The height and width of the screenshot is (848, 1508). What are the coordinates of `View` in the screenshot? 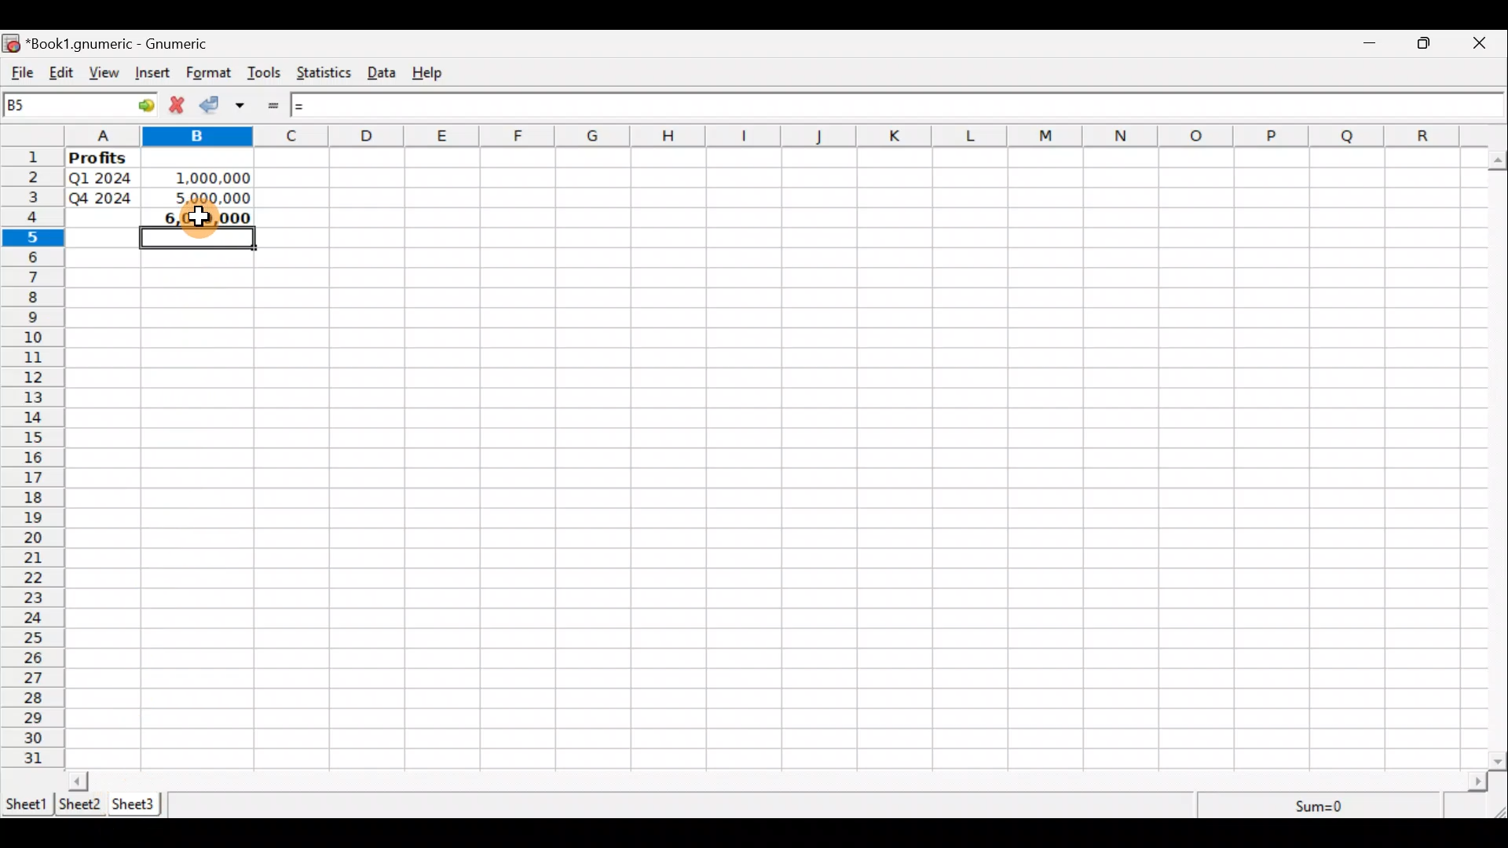 It's located at (105, 73).